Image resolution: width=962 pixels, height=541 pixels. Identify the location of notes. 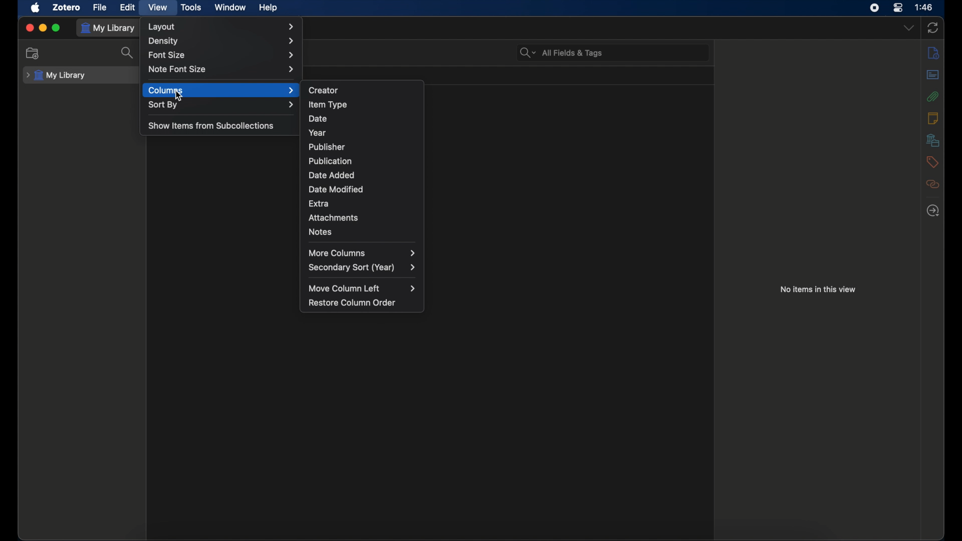
(933, 118).